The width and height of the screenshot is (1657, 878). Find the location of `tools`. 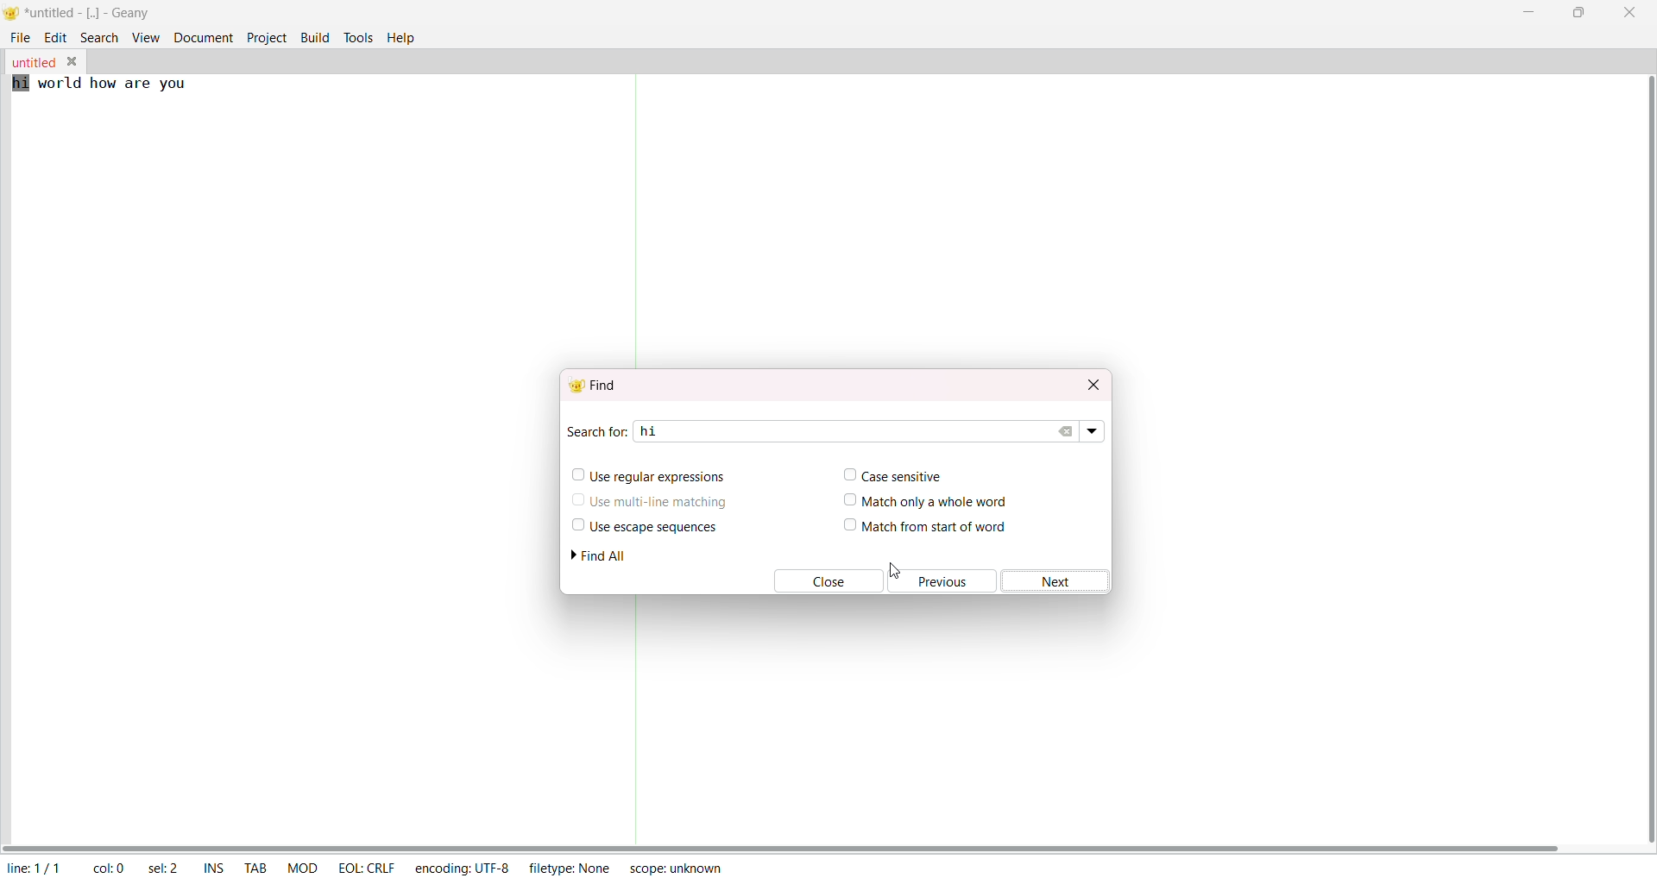

tools is located at coordinates (358, 37).